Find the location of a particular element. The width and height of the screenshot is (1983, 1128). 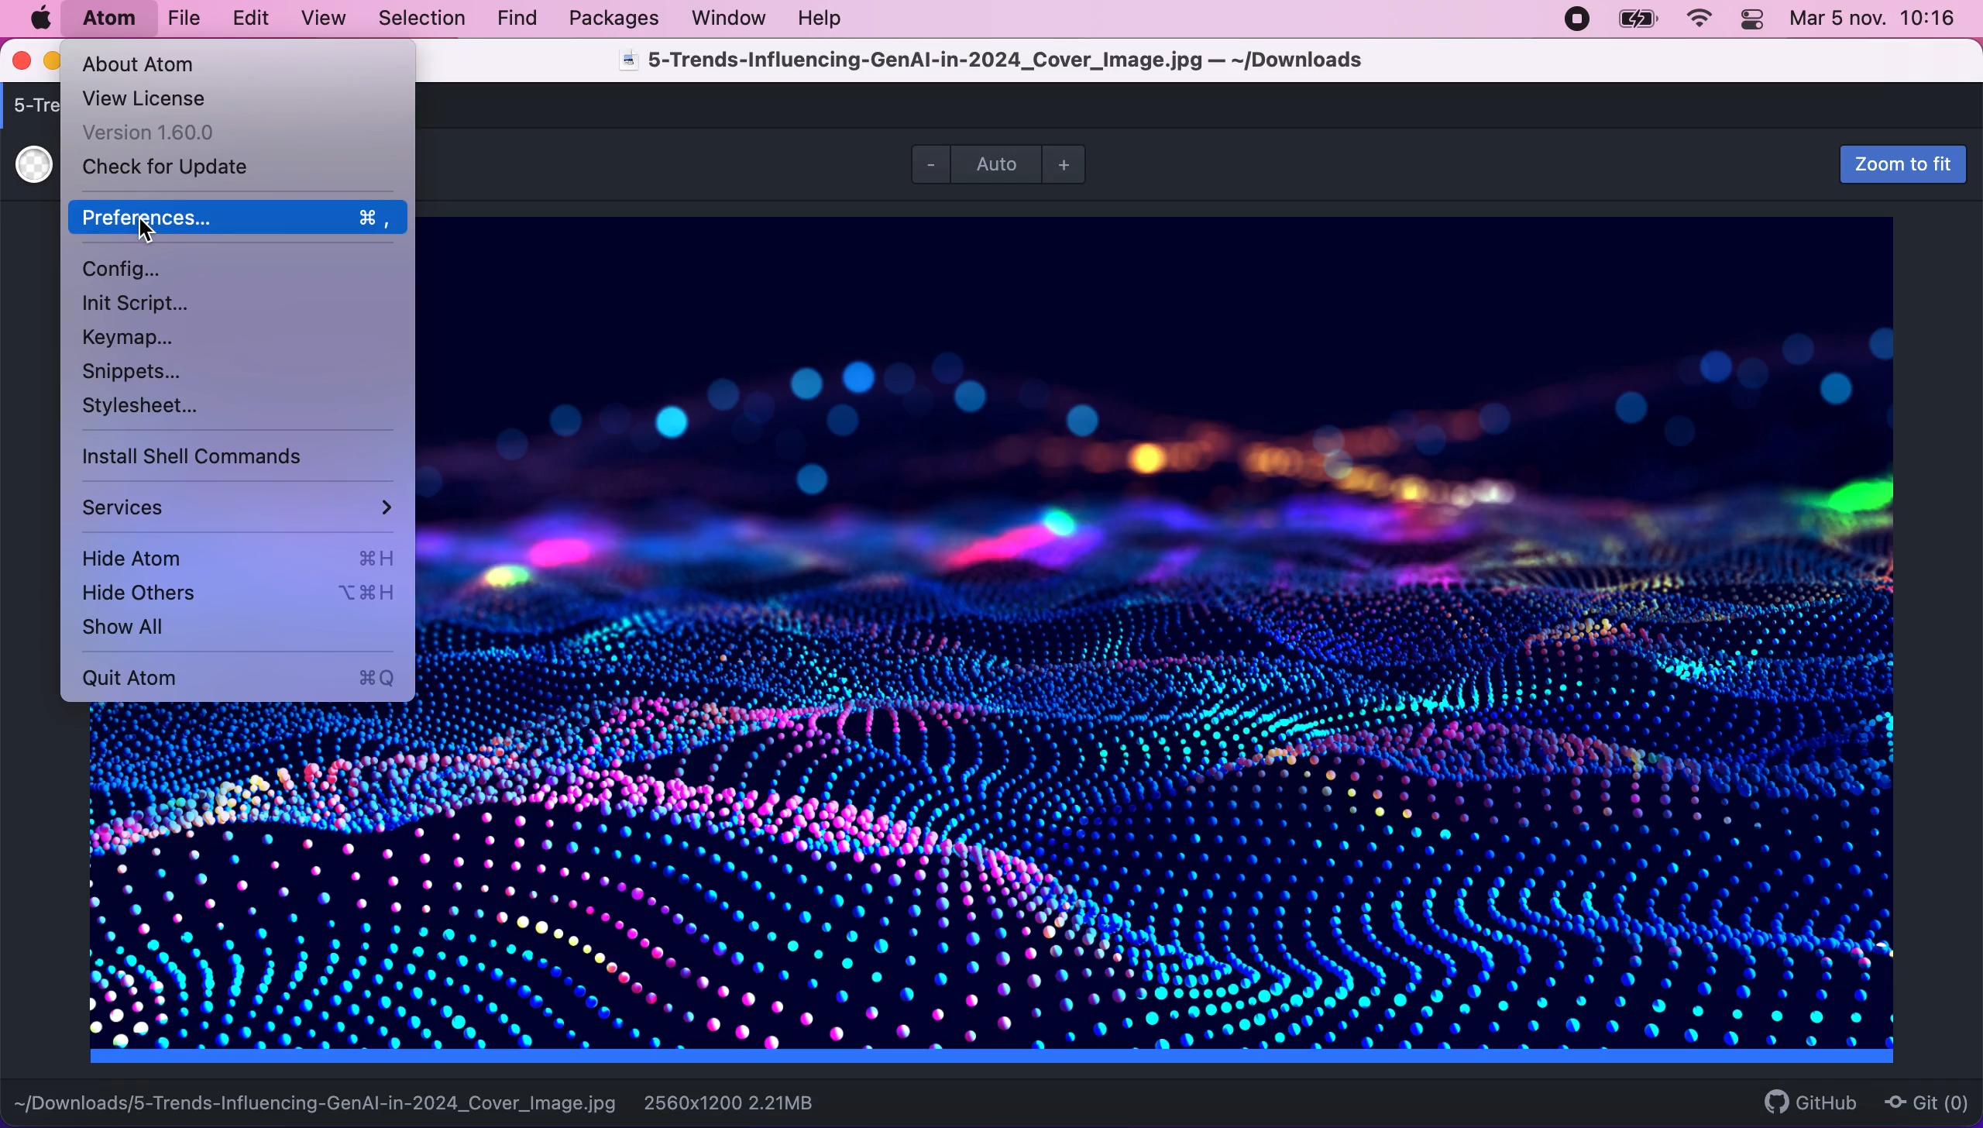

zoom is located at coordinates (1006, 163).